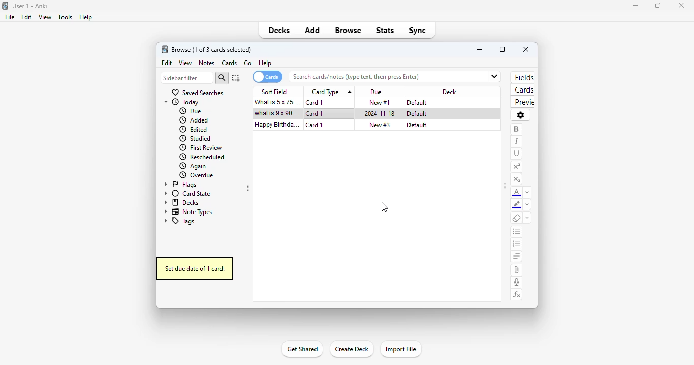  Describe the element at coordinates (516, 141) in the screenshot. I see `italic` at that location.